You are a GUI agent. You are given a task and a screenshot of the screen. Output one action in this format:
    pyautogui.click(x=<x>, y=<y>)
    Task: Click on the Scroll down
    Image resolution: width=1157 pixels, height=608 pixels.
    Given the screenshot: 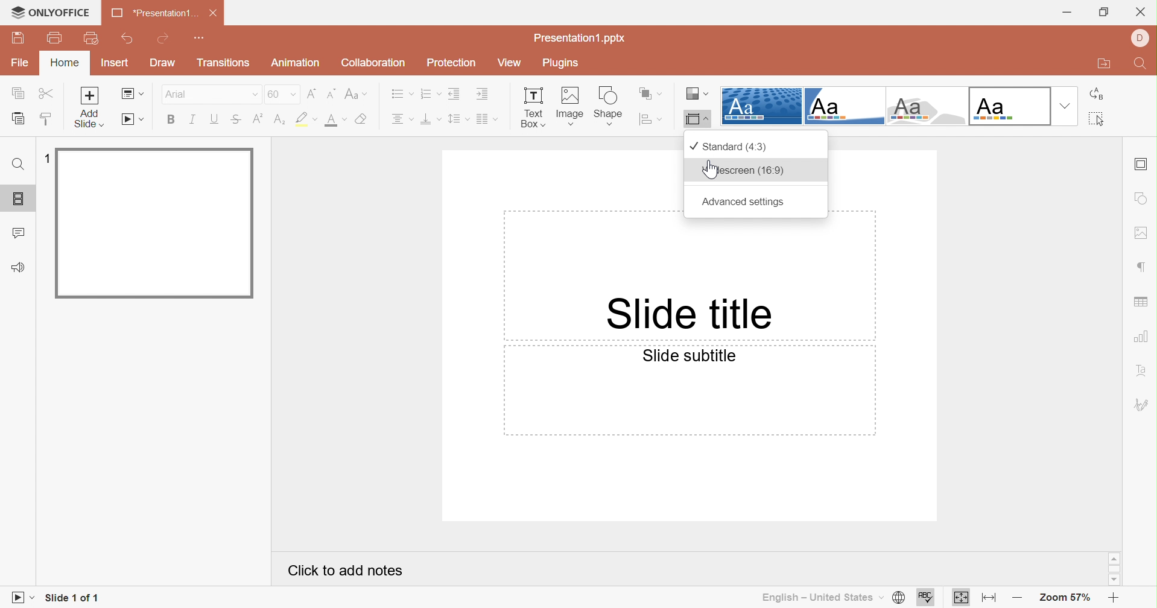 What is the action you would take?
    pyautogui.click(x=1114, y=580)
    